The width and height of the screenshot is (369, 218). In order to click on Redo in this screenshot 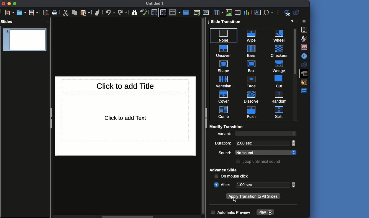, I will do `click(122, 12)`.